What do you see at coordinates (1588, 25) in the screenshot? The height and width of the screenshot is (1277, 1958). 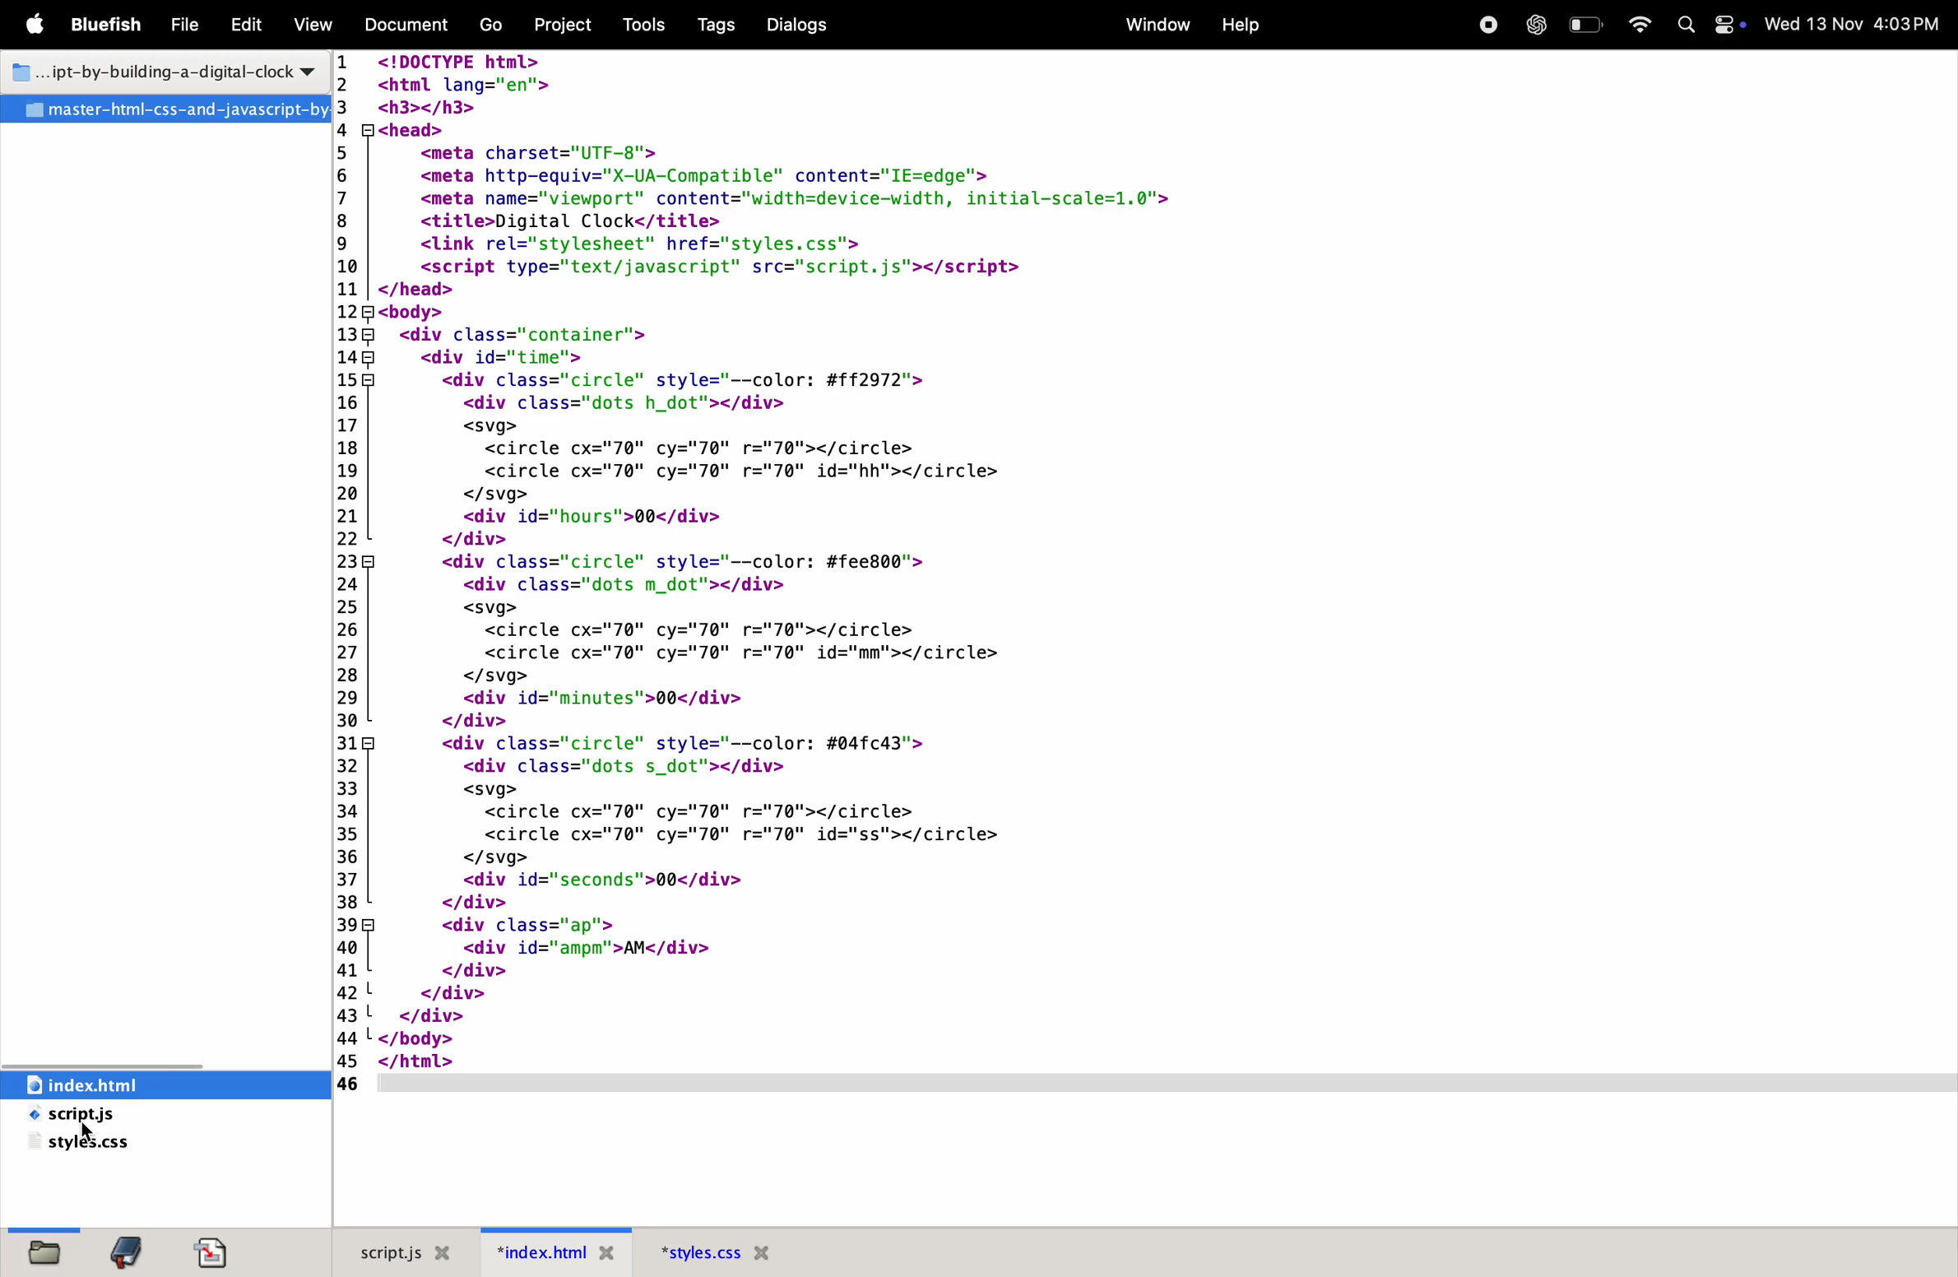 I see `battery` at bounding box center [1588, 25].